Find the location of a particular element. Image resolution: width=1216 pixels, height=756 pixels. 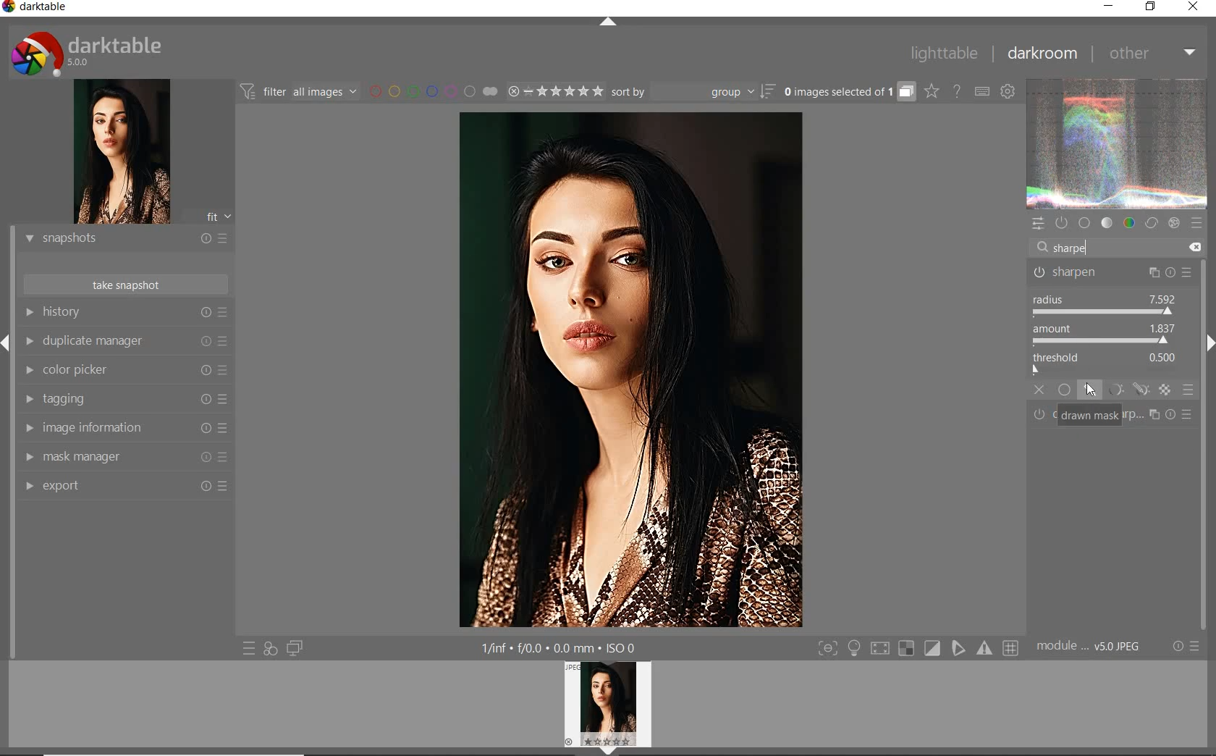

sign  is located at coordinates (882, 650).